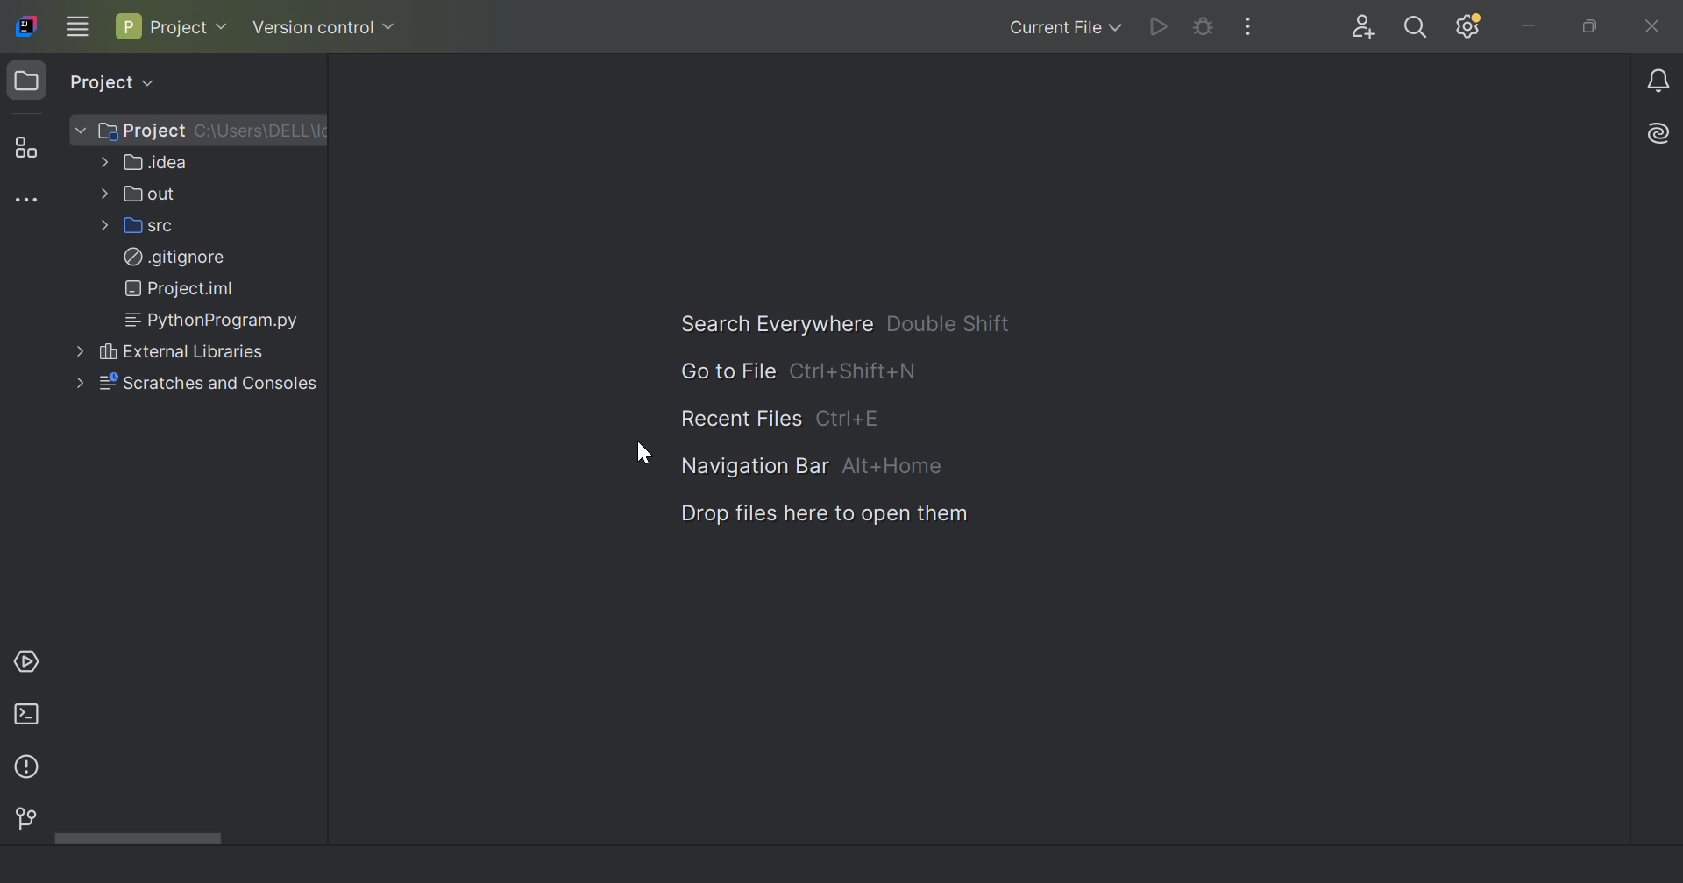 Image resolution: width=1683 pixels, height=883 pixels. I want to click on Recent file, so click(741, 419).